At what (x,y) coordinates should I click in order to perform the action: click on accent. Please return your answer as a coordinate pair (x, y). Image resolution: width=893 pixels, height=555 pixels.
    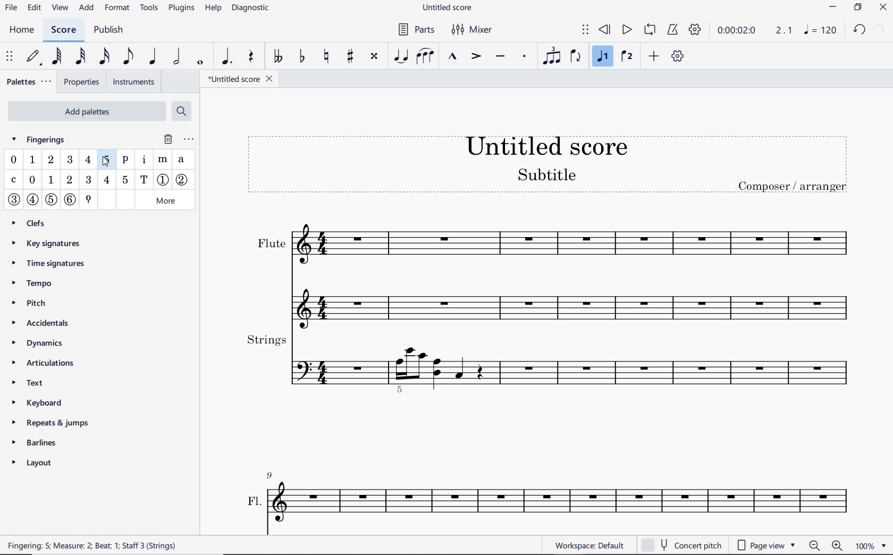
    Looking at the image, I should click on (475, 56).